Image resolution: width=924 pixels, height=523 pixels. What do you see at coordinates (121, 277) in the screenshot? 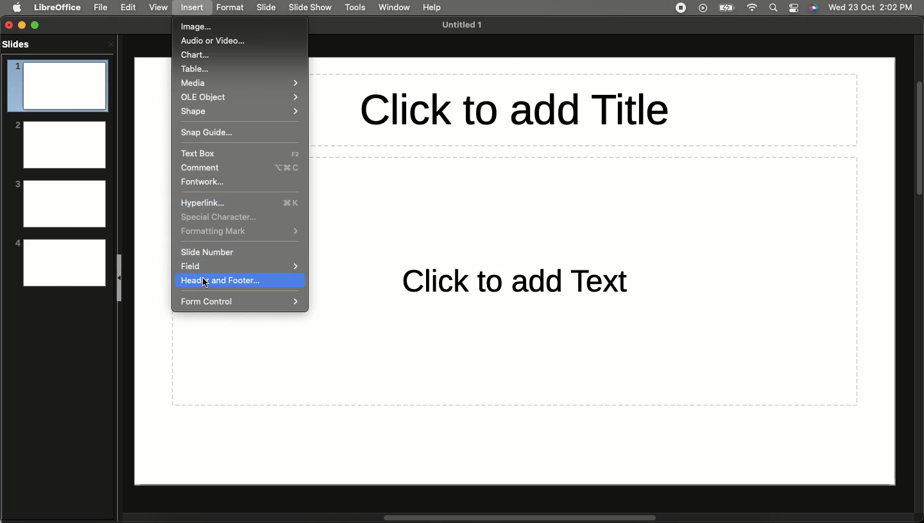
I see `Collapse` at bounding box center [121, 277].